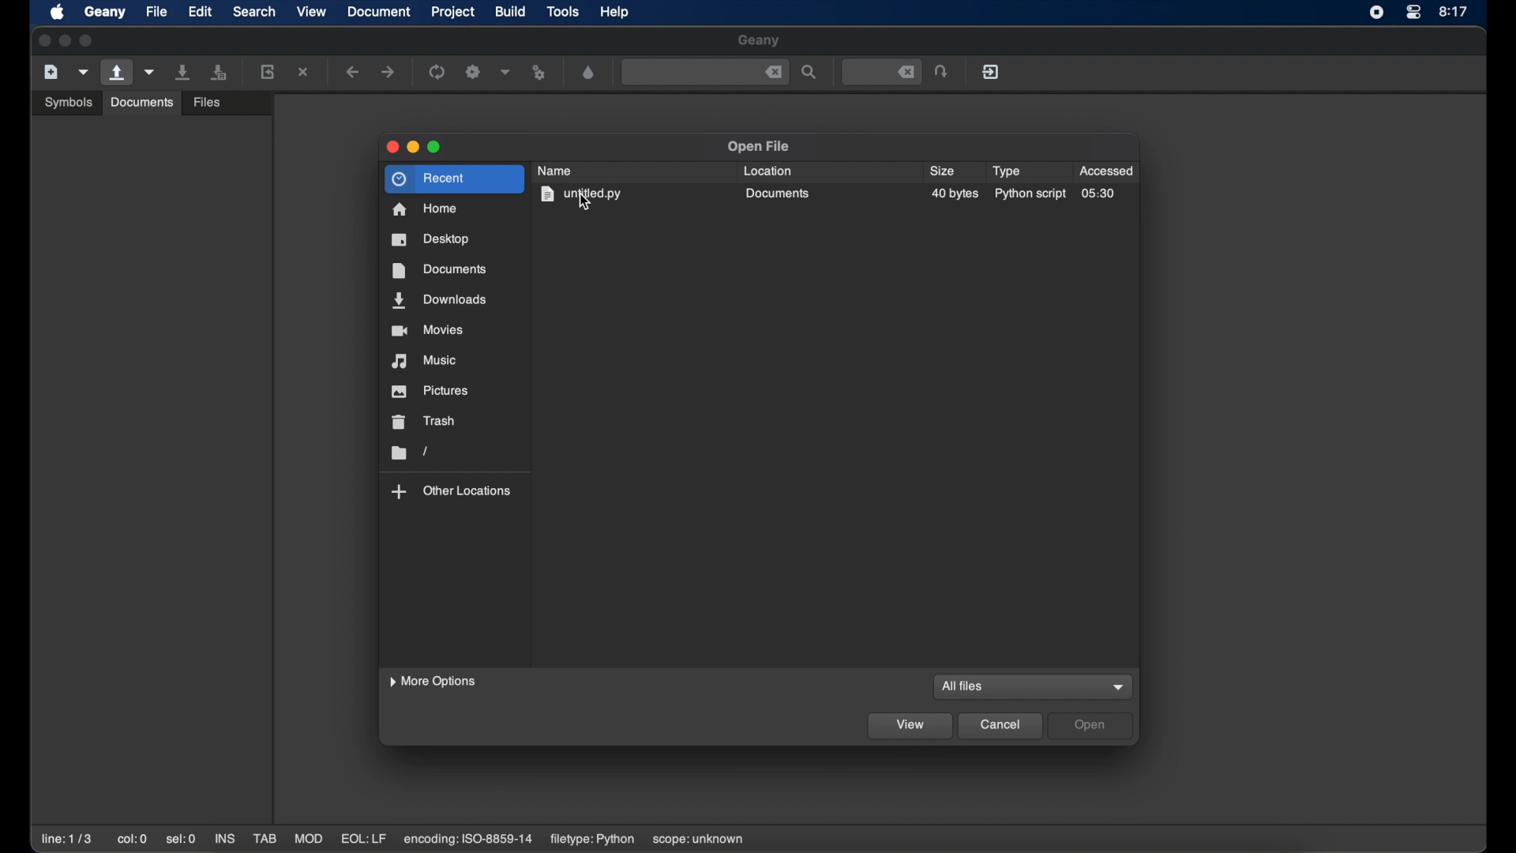  I want to click on mod, so click(309, 839).